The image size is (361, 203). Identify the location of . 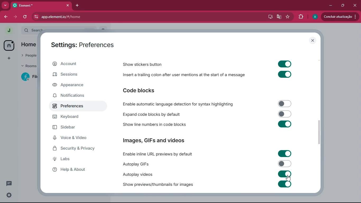
(284, 63).